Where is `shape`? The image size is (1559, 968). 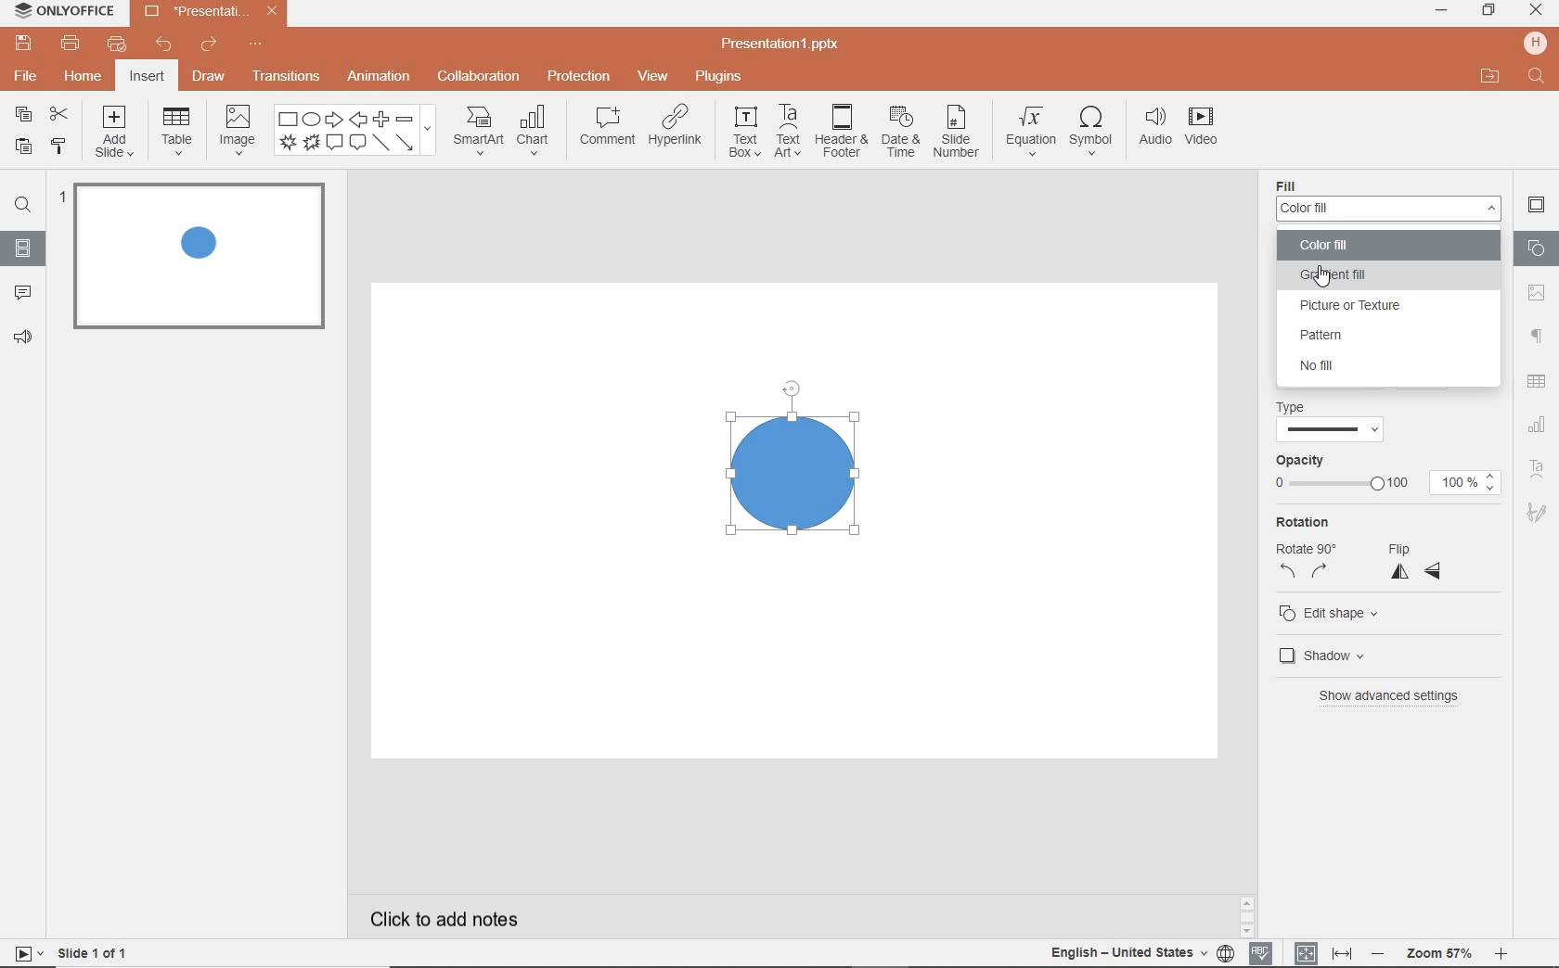 shape is located at coordinates (792, 461).